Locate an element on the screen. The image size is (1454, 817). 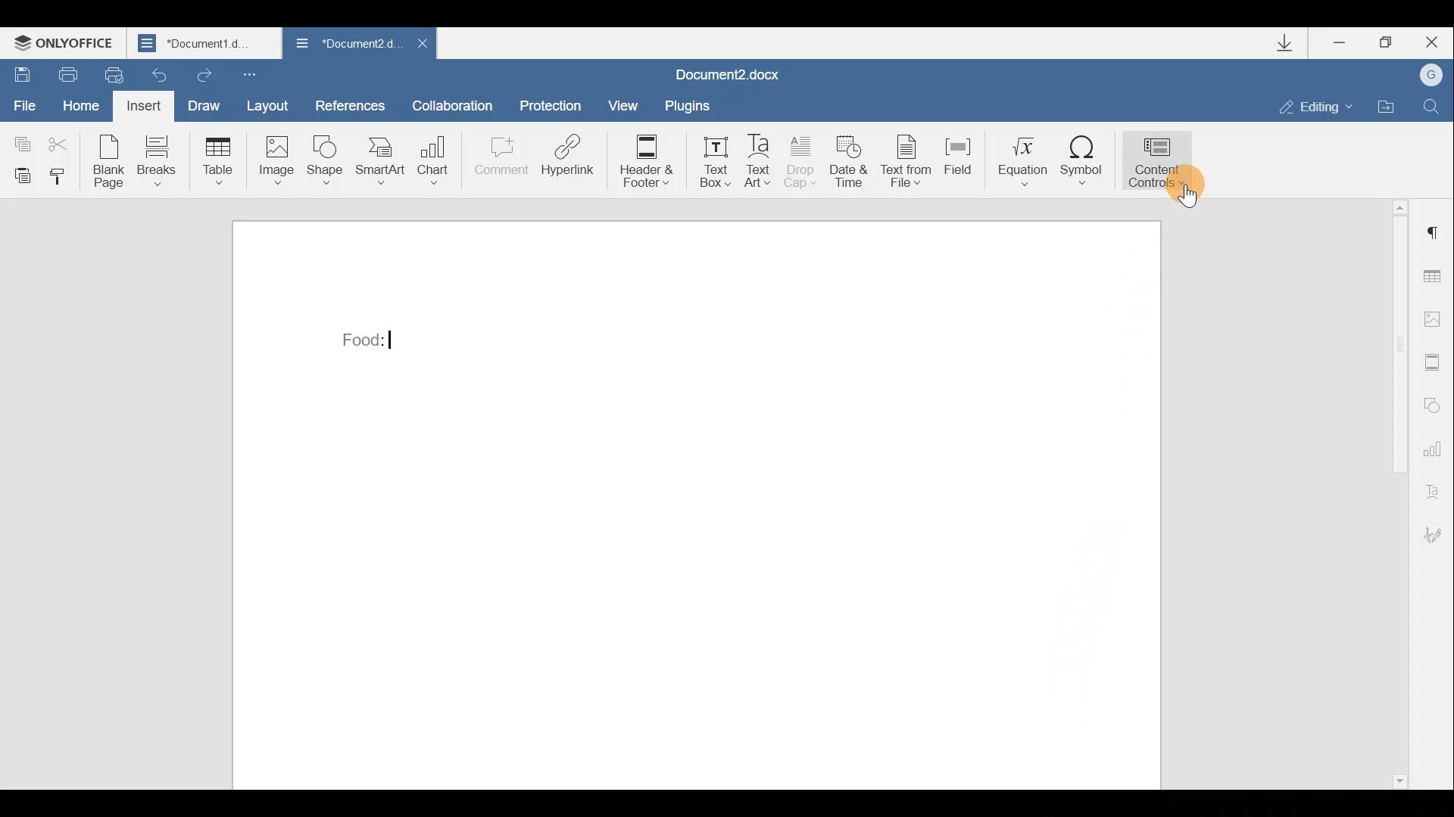
Layout is located at coordinates (267, 105).